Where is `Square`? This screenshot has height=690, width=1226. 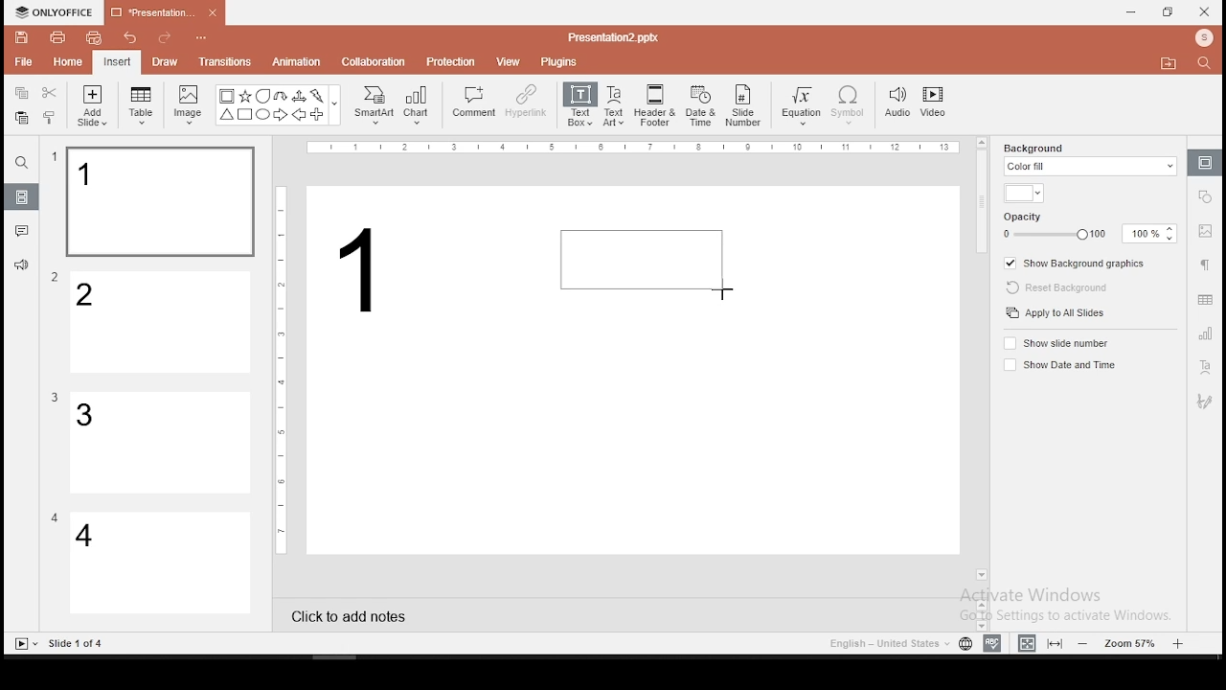
Square is located at coordinates (244, 116).